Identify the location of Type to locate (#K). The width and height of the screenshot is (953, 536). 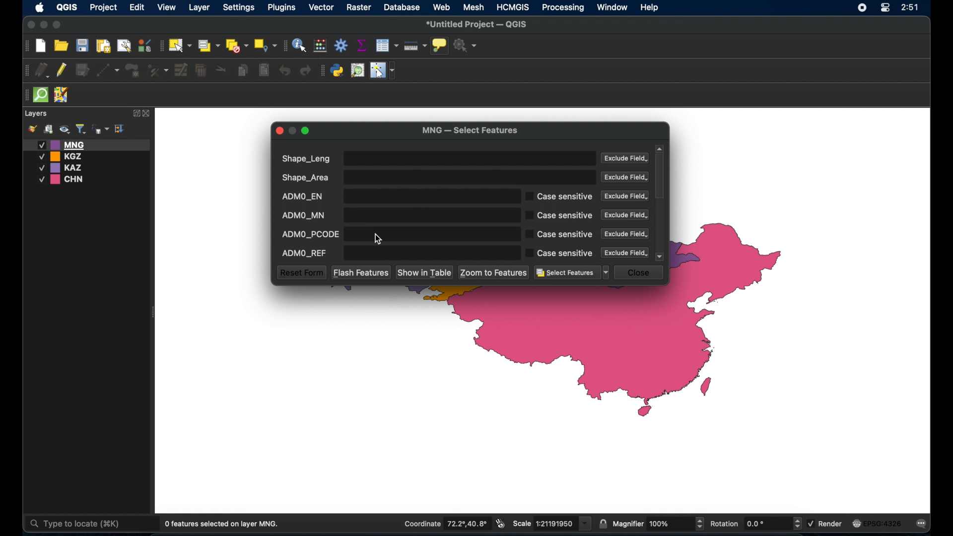
(83, 525).